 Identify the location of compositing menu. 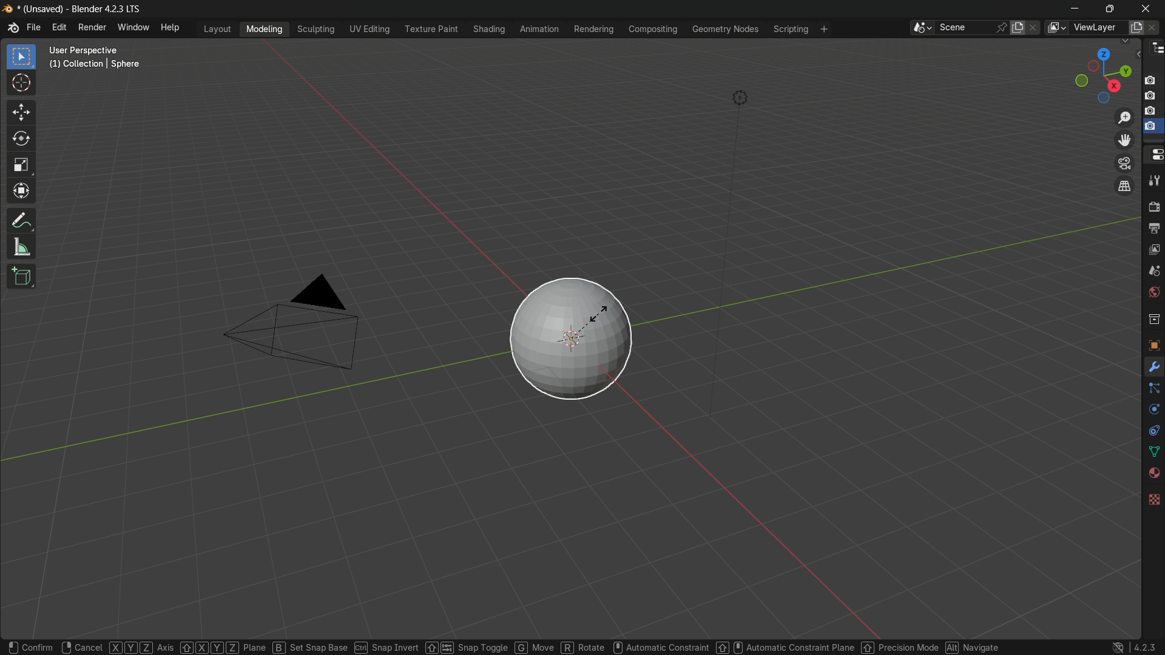
(654, 30).